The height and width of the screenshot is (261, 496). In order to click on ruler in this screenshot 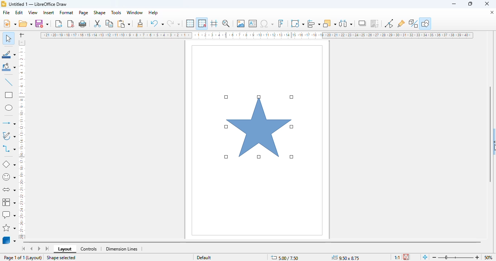, I will do `click(257, 35)`.